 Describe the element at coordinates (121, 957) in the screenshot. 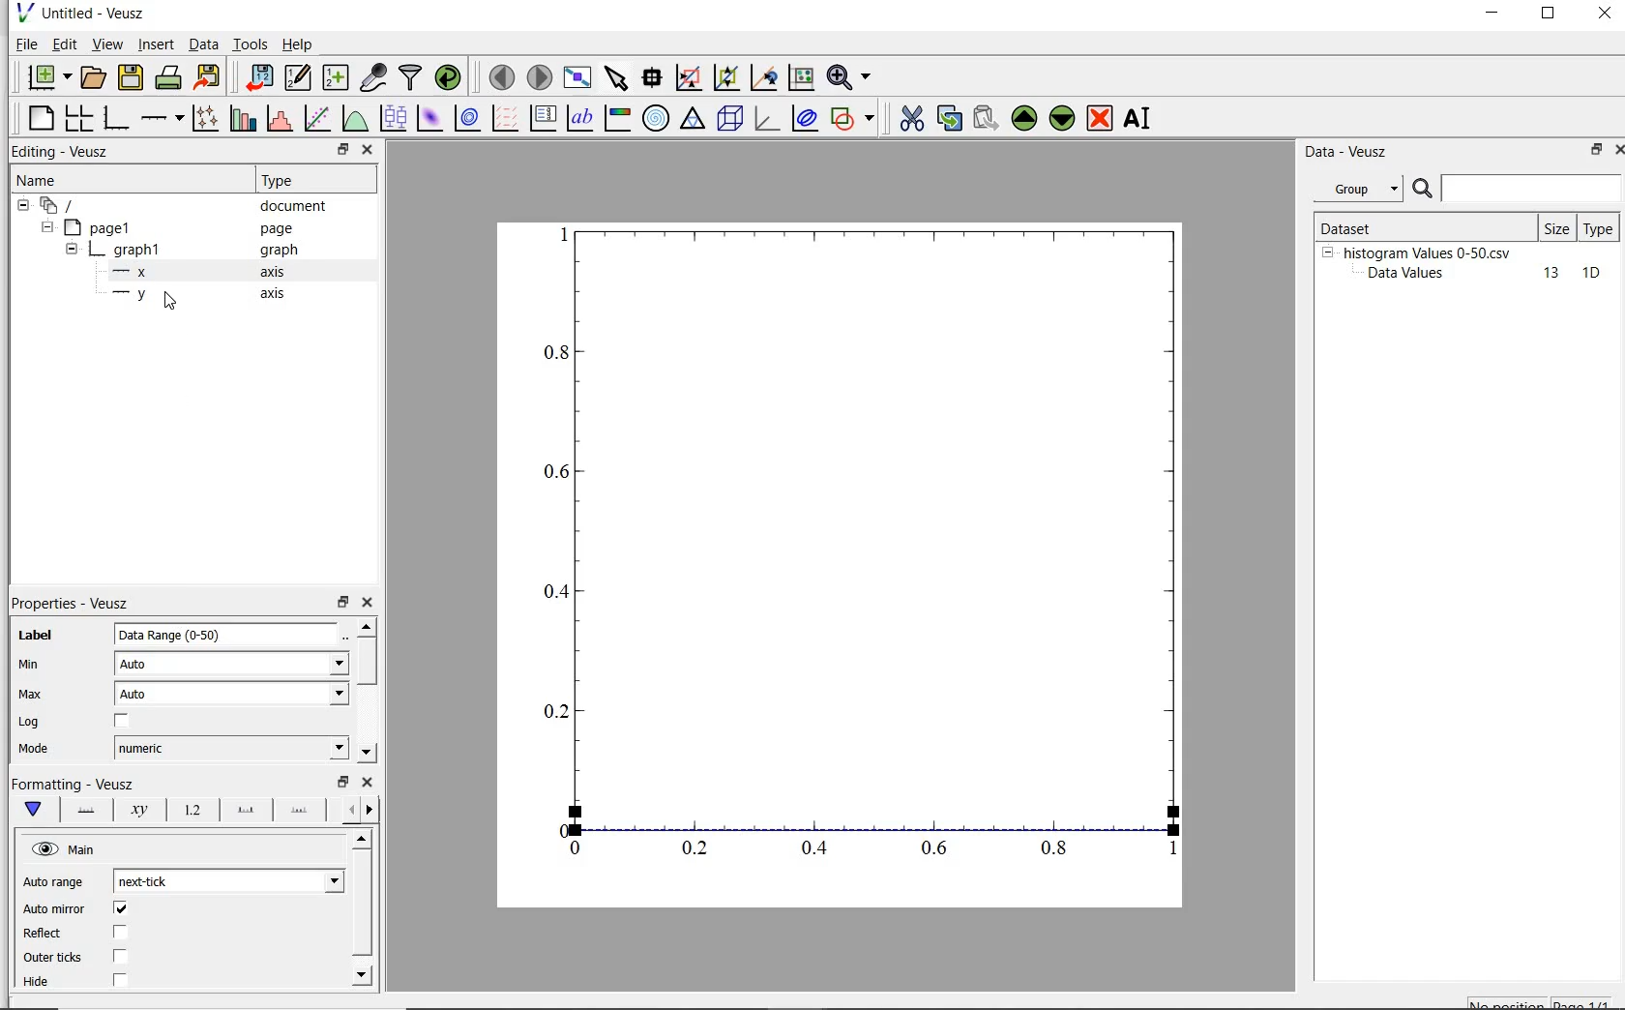

I see `checkbox` at that location.